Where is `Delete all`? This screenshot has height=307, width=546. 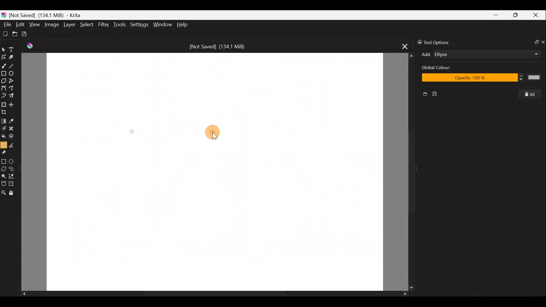 Delete all is located at coordinates (533, 94).